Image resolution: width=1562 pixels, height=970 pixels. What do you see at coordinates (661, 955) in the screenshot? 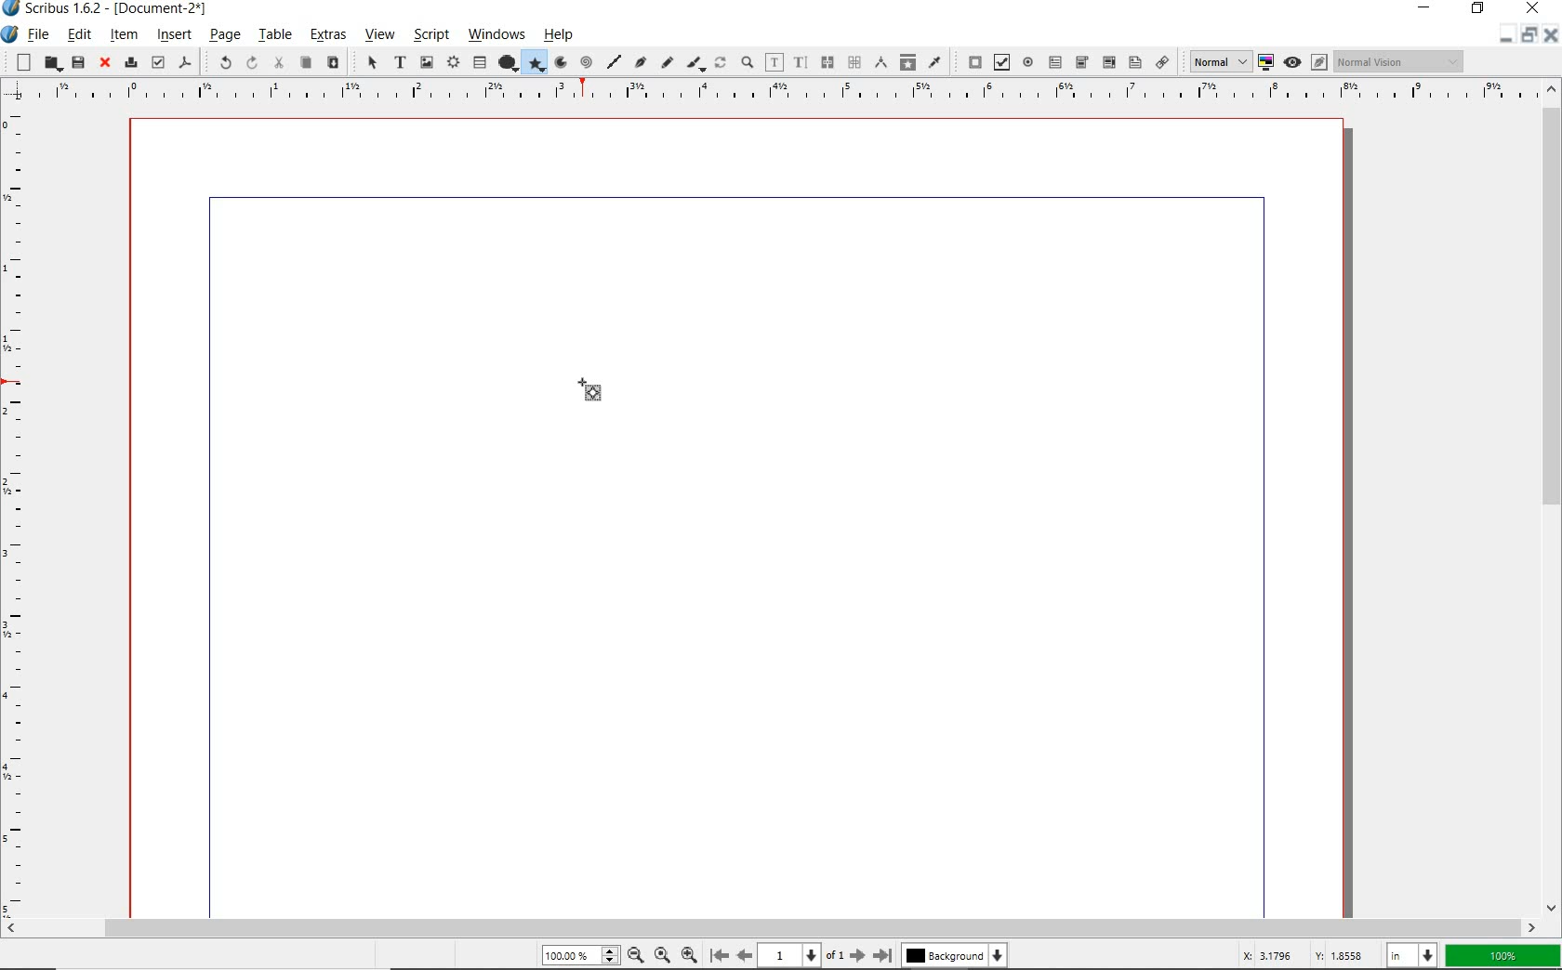
I see `zoom to` at bounding box center [661, 955].